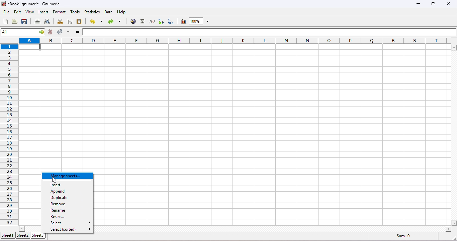 This screenshot has width=457, height=241. What do you see at coordinates (18, 32) in the screenshot?
I see `cell name A1` at bounding box center [18, 32].